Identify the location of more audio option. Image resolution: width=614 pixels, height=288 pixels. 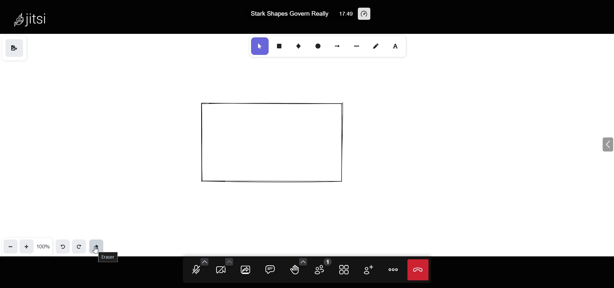
(205, 261).